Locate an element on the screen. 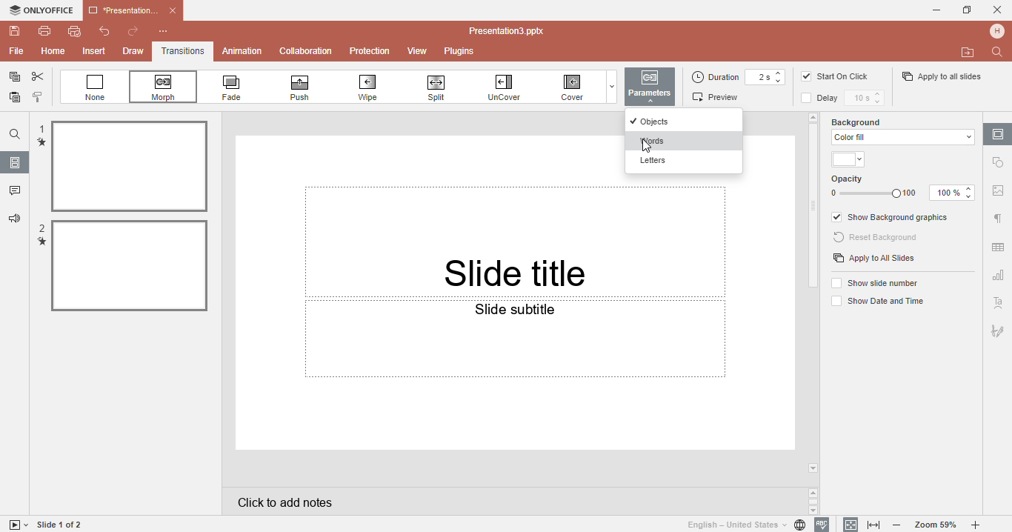 This screenshot has width=1012, height=532. Start on click is located at coordinates (843, 76).